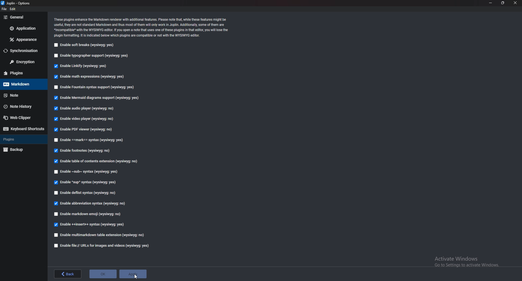 Image resolution: width=522 pixels, height=281 pixels. Describe the element at coordinates (83, 151) in the screenshot. I see `Enable footnotes` at that location.